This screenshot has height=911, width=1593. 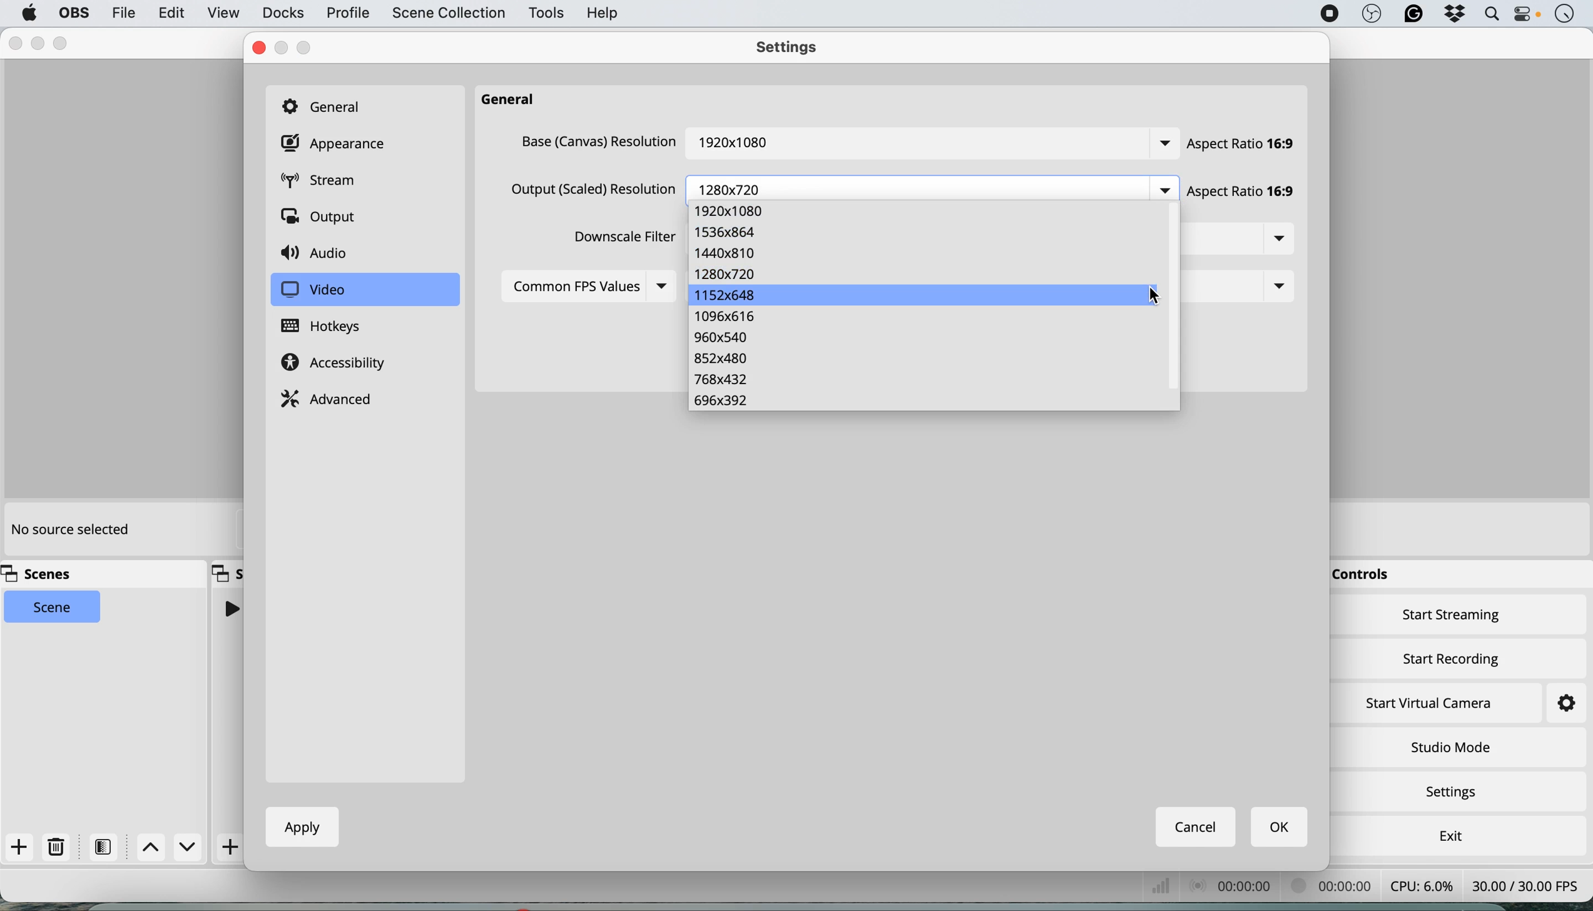 What do you see at coordinates (1456, 793) in the screenshot?
I see `settings` at bounding box center [1456, 793].